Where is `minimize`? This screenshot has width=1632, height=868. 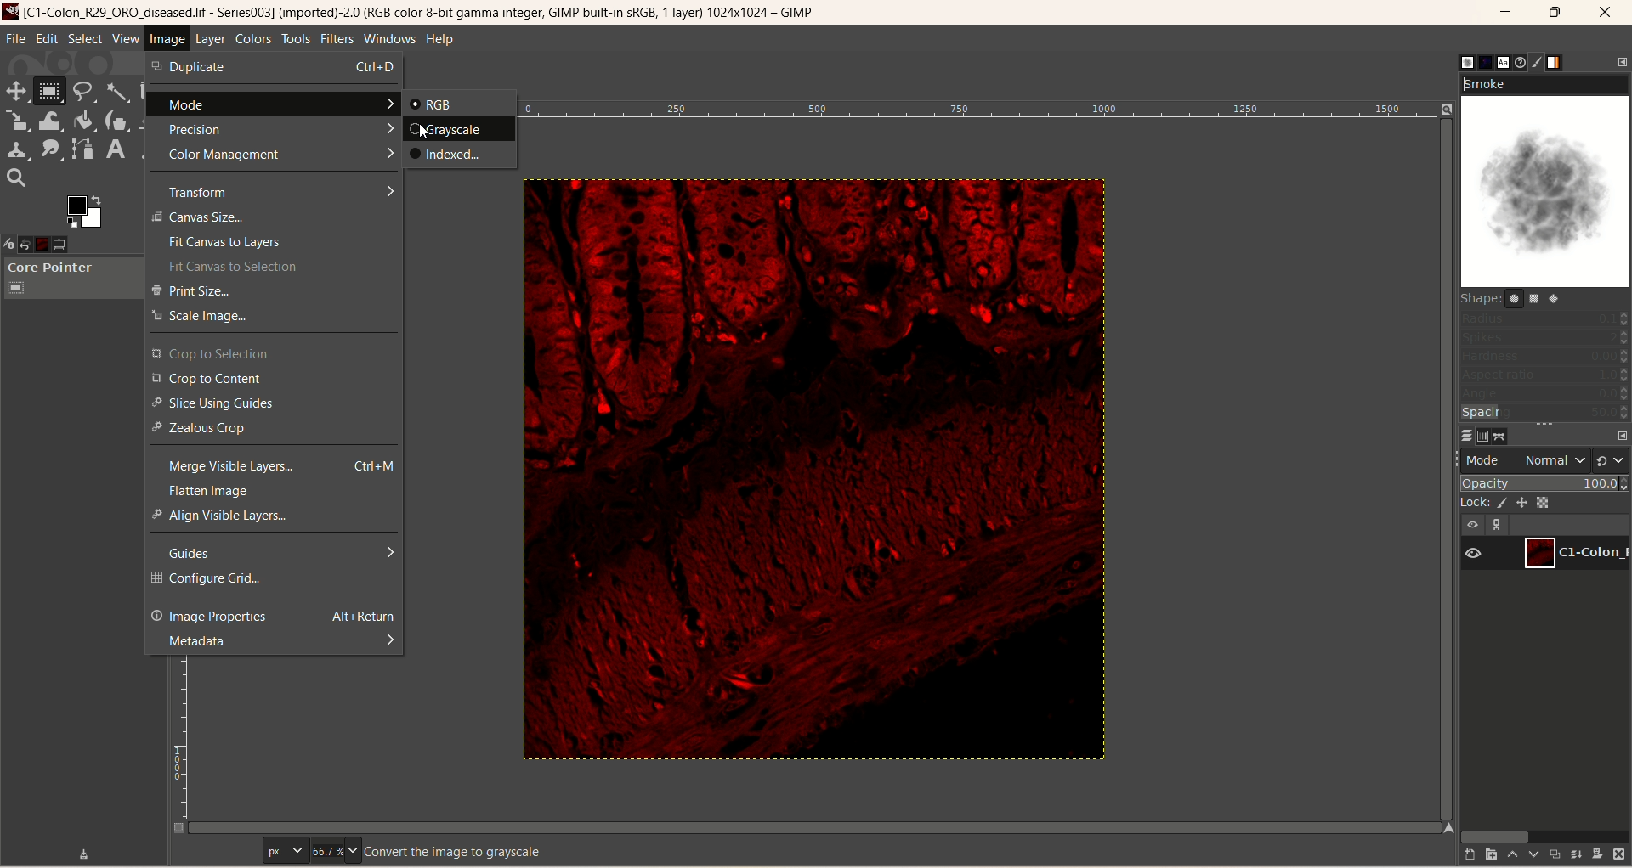 minimize is located at coordinates (1507, 11).